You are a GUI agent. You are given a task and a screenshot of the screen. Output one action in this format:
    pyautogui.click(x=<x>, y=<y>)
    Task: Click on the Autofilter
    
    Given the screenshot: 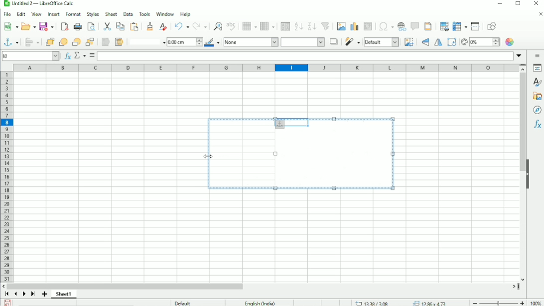 What is the action you would take?
    pyautogui.click(x=326, y=26)
    